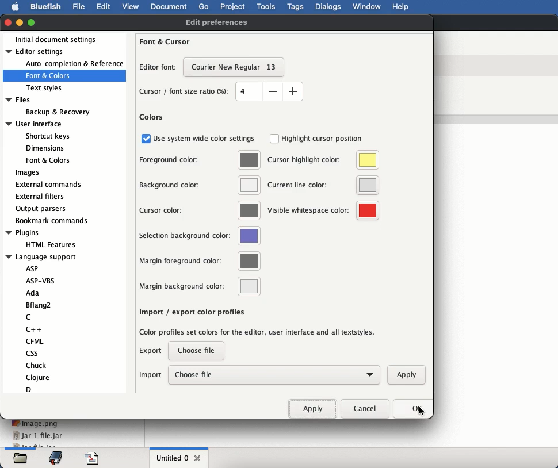 The image size is (558, 468). Describe the element at coordinates (220, 91) in the screenshot. I see `cursor font ratio` at that location.